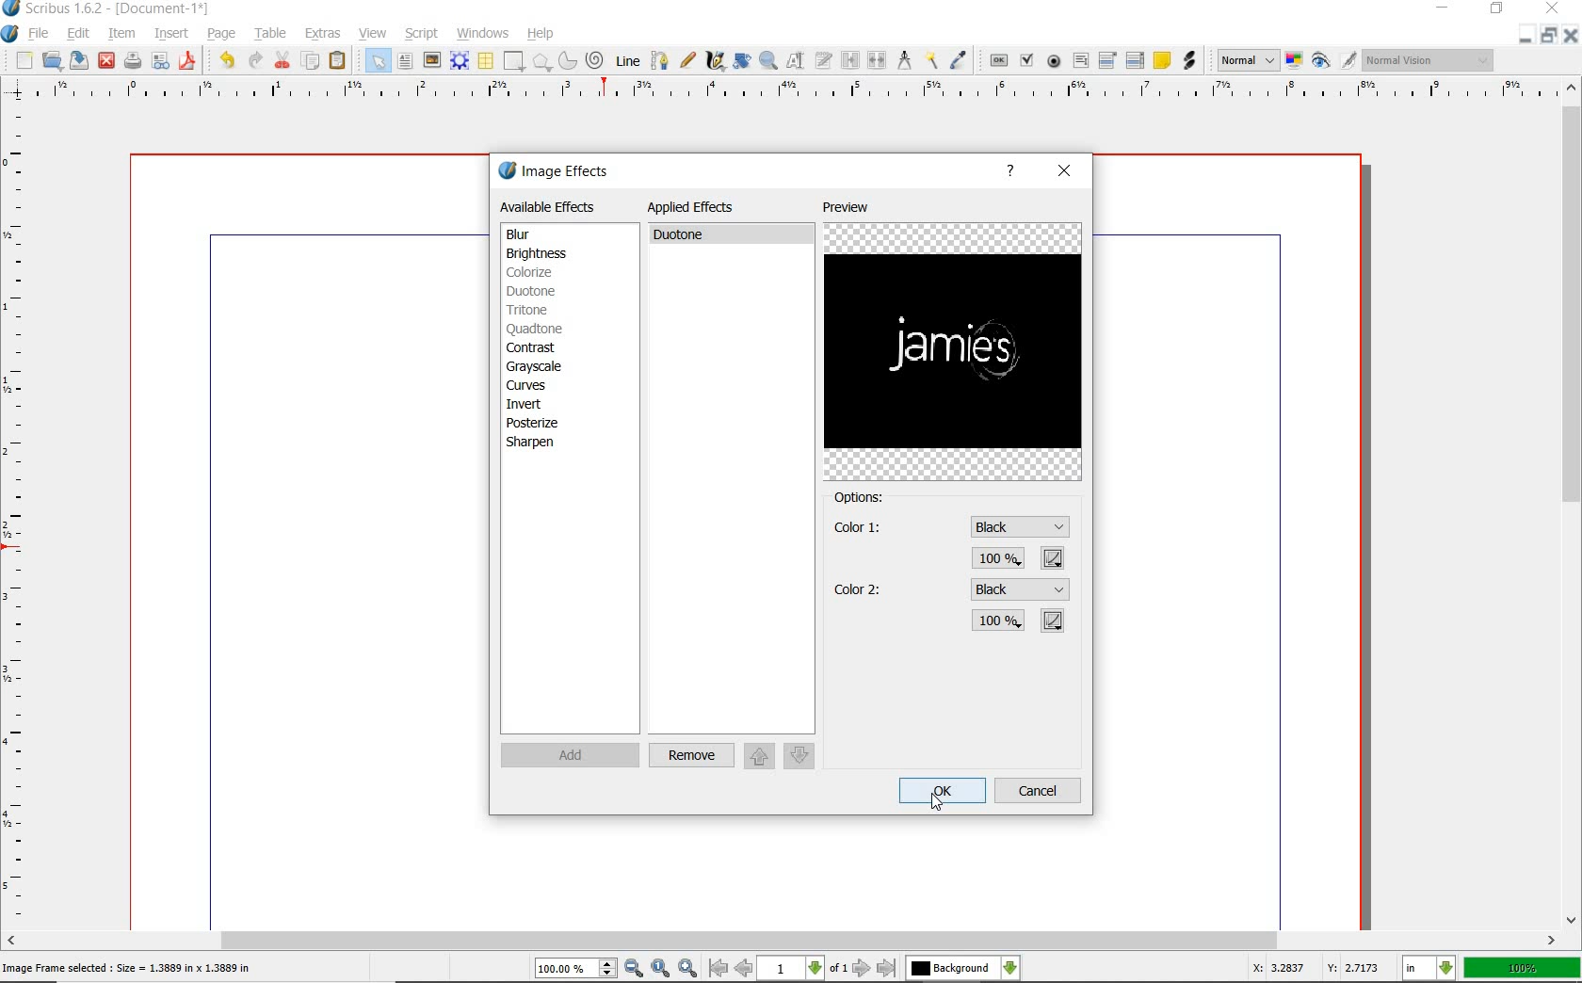  What do you see at coordinates (1035, 789) in the screenshot?
I see `cancel` at bounding box center [1035, 789].